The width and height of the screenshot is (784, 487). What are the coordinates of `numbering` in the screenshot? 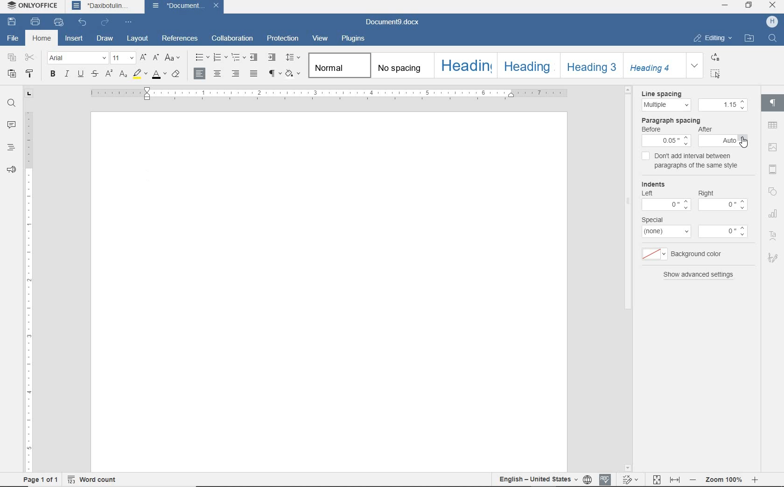 It's located at (221, 58).